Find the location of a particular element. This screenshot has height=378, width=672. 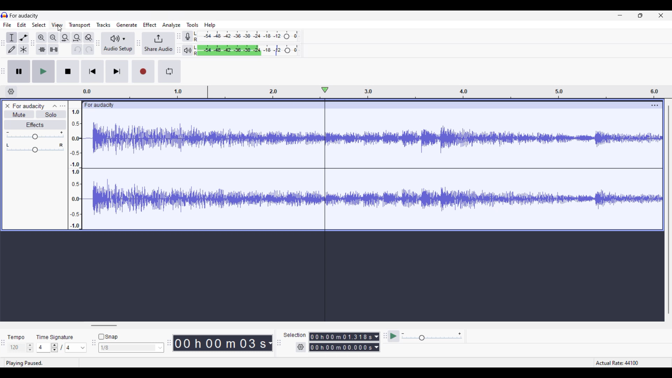

Silence audio selection is located at coordinates (54, 49).